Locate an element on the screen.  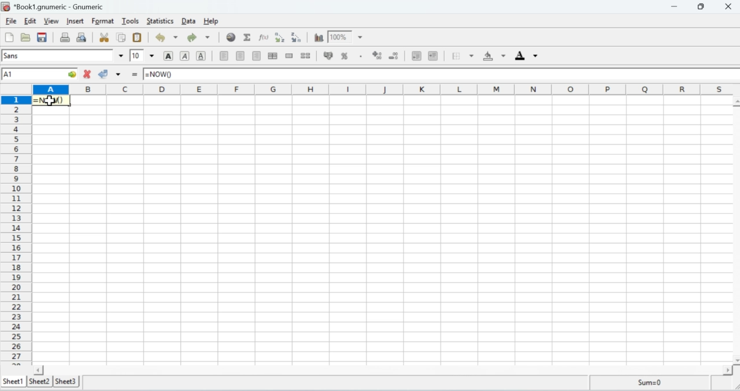
Sum=0 is located at coordinates (657, 383).